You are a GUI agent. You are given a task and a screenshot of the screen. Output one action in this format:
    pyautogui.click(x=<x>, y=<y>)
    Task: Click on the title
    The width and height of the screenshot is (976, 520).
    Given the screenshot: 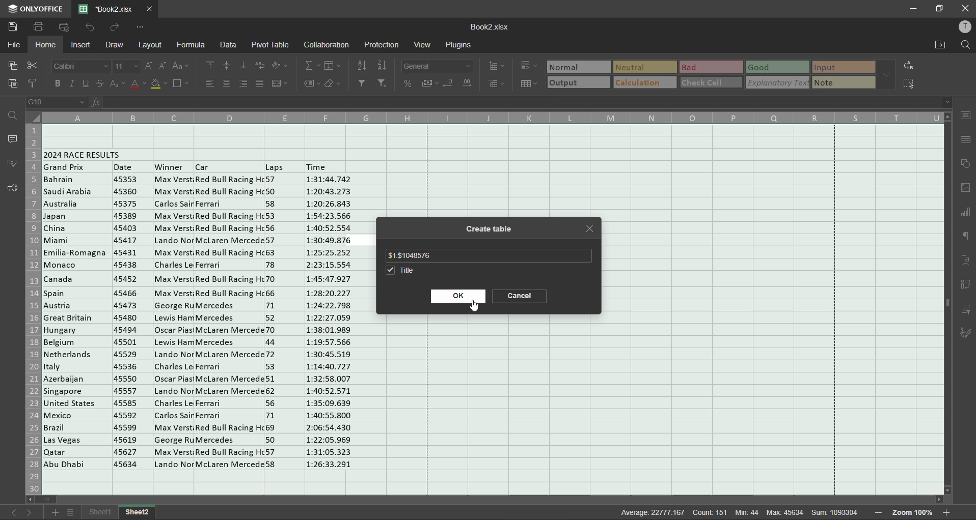 What is the action you would take?
    pyautogui.click(x=413, y=270)
    